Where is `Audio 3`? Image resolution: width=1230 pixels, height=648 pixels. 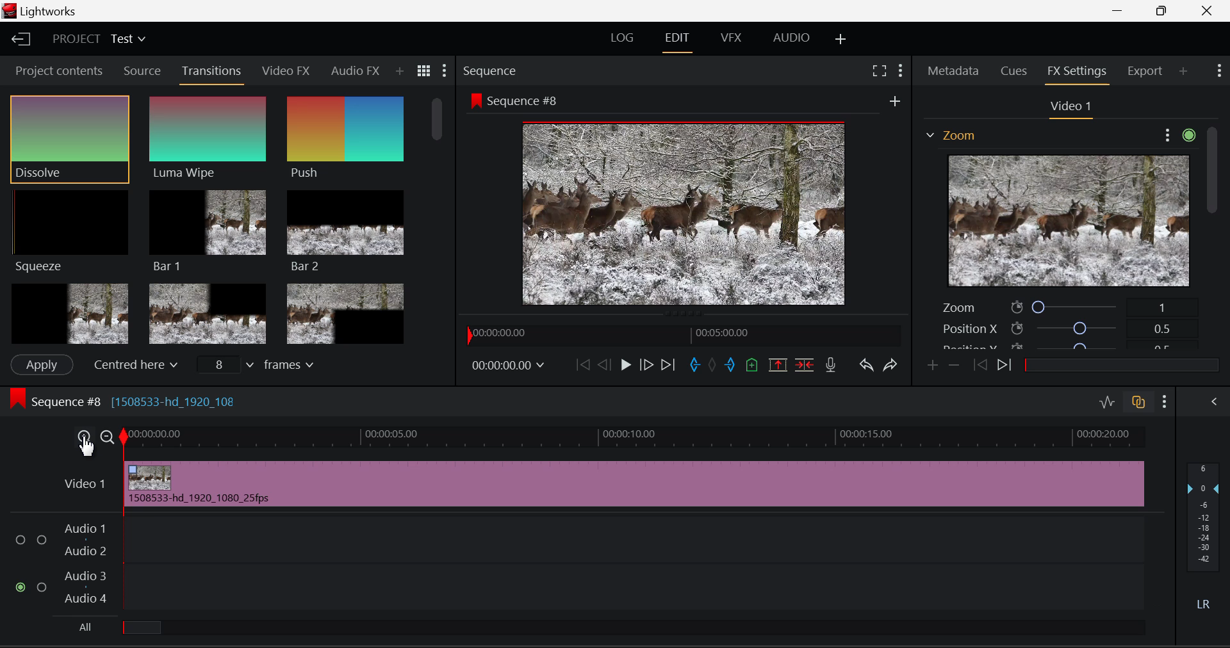
Audio 3 is located at coordinates (85, 576).